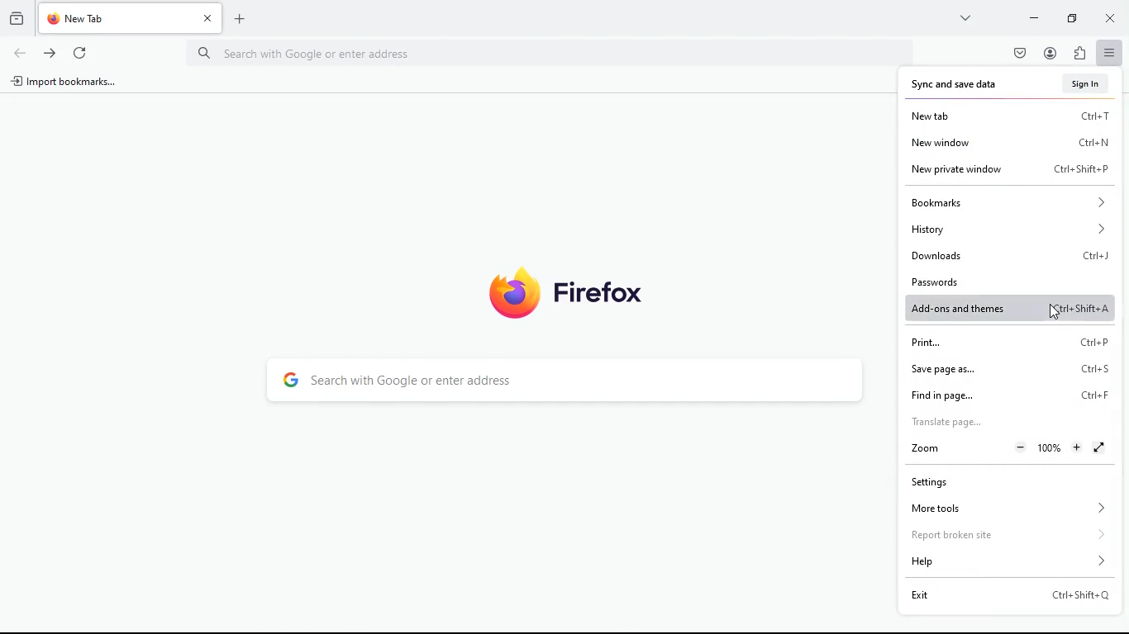 This screenshot has height=634, width=1129. What do you see at coordinates (564, 380) in the screenshot?
I see `search` at bounding box center [564, 380].